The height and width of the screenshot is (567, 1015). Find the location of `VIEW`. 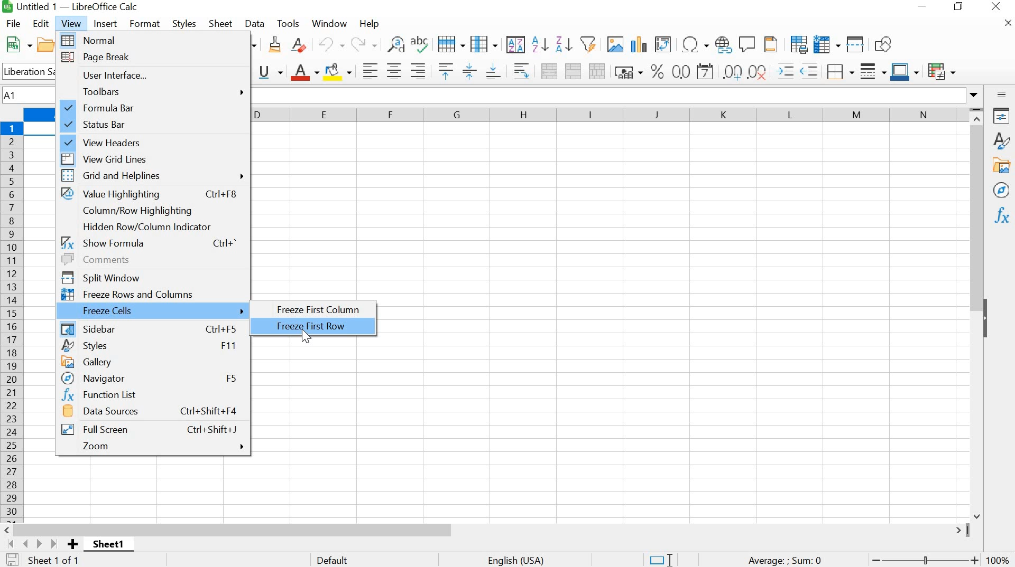

VIEW is located at coordinates (72, 23).